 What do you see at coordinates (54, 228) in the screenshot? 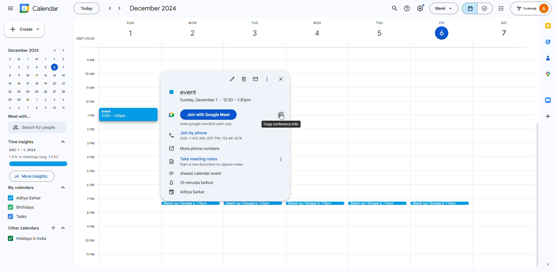
I see `add` at bounding box center [54, 228].